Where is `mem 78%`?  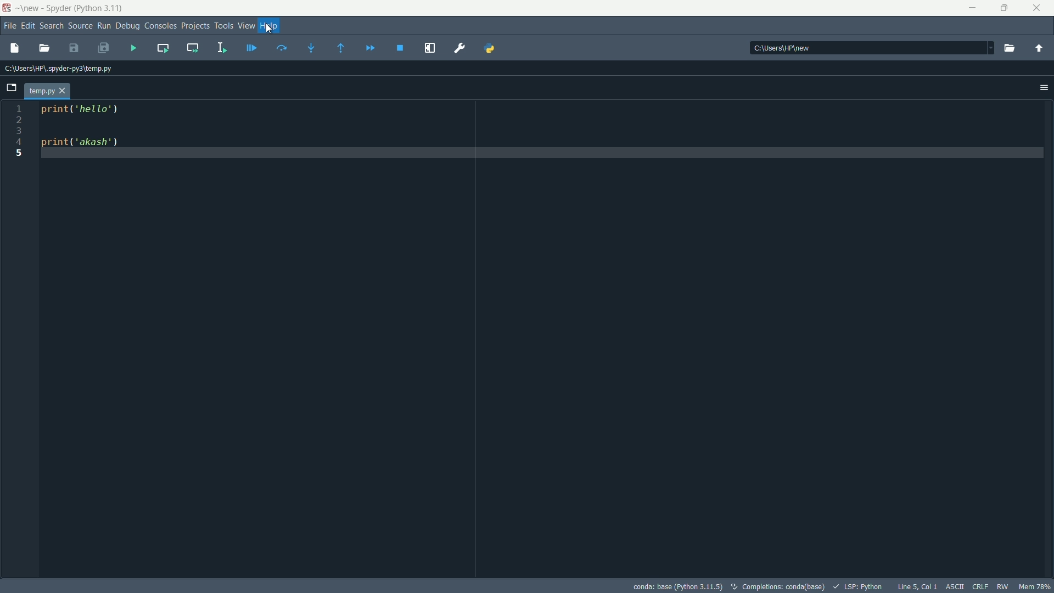 mem 78% is located at coordinates (1035, 585).